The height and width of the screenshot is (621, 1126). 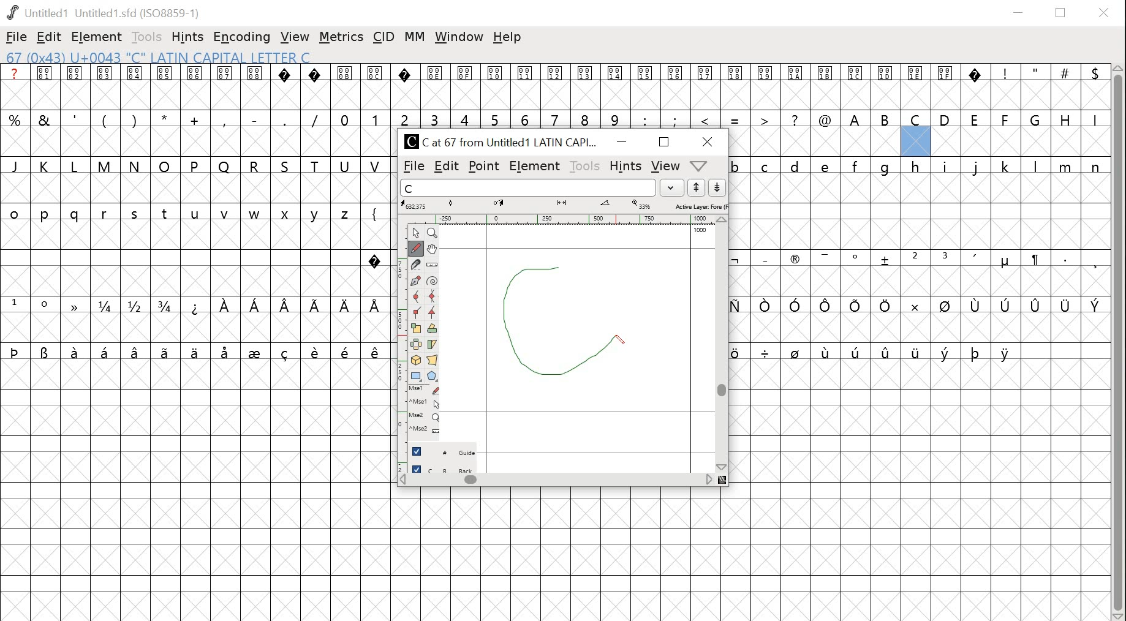 What do you see at coordinates (187, 37) in the screenshot?
I see `hints` at bounding box center [187, 37].